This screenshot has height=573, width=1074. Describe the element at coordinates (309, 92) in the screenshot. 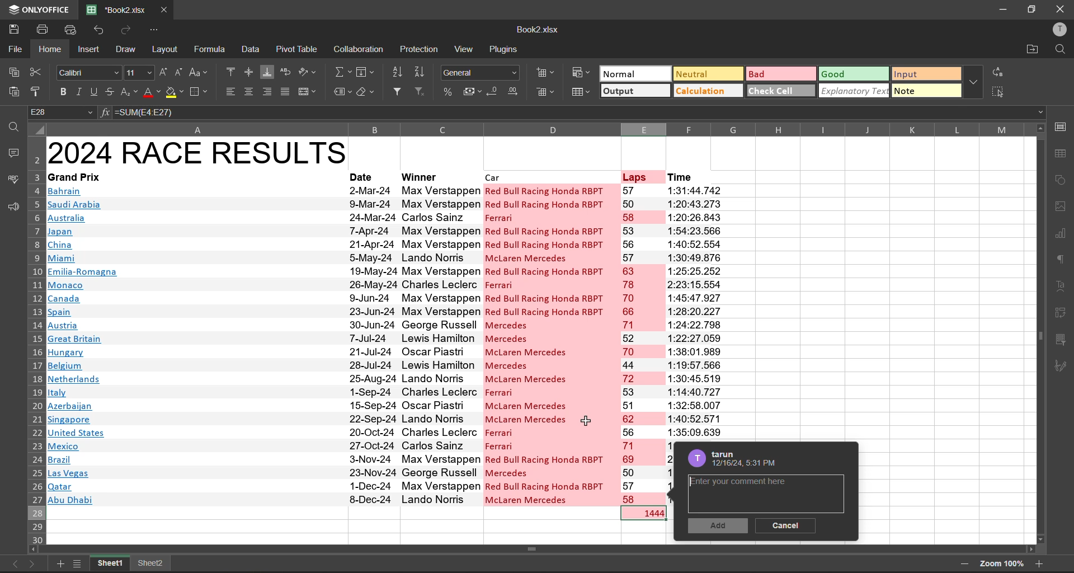

I see `merge and center` at that location.